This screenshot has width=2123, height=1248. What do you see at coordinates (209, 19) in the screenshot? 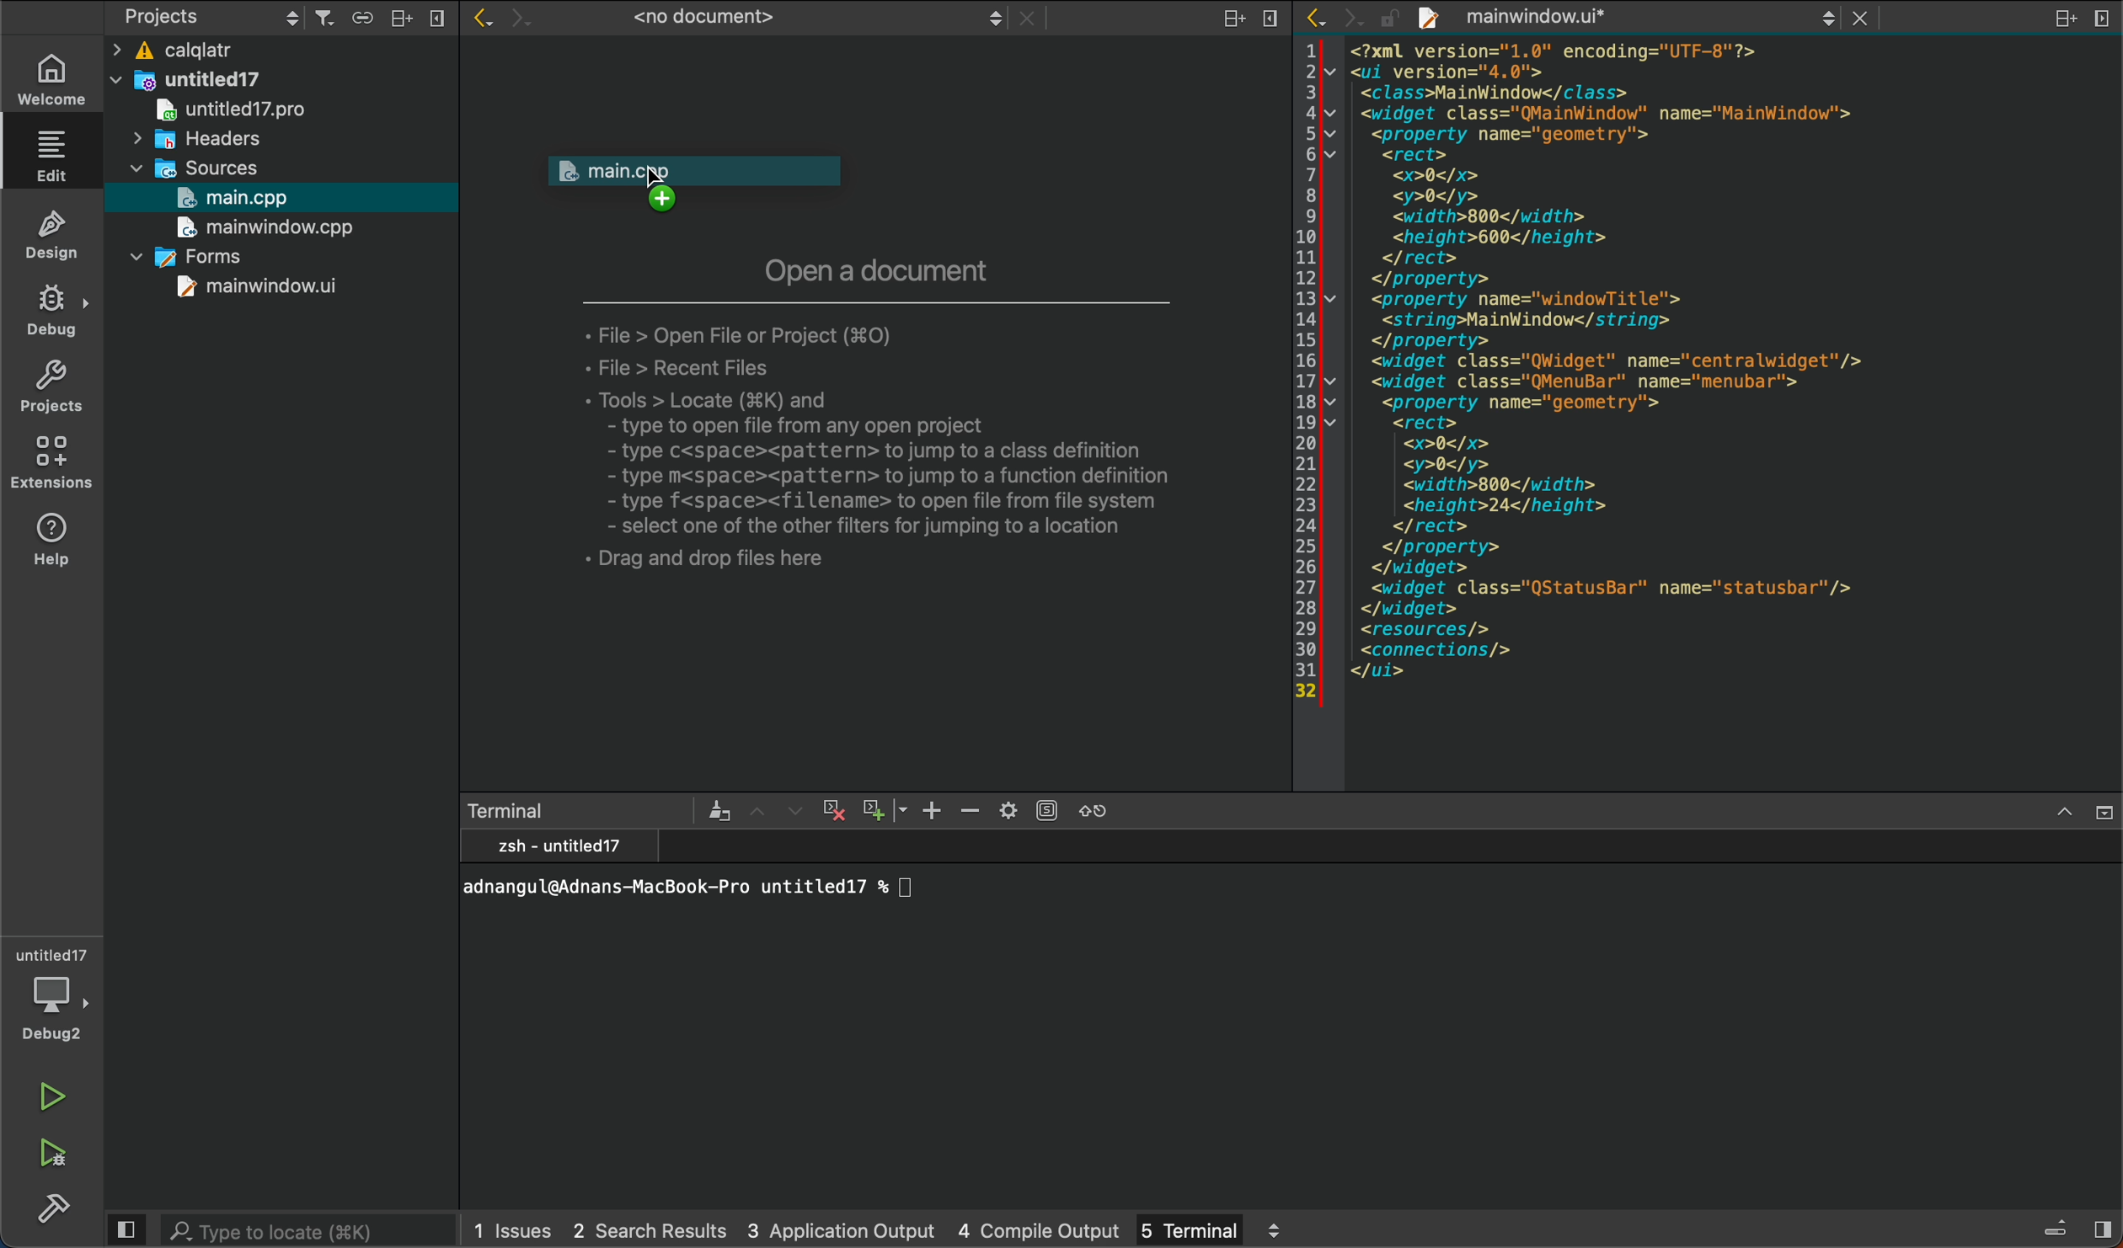
I see `projects` at bounding box center [209, 19].